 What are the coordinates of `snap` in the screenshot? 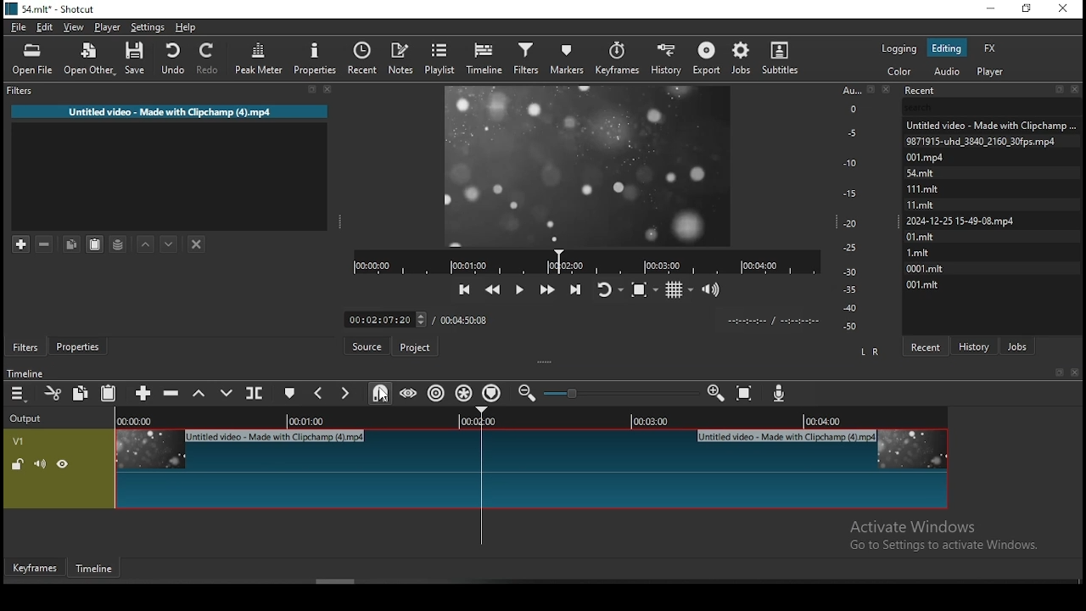 It's located at (381, 393).